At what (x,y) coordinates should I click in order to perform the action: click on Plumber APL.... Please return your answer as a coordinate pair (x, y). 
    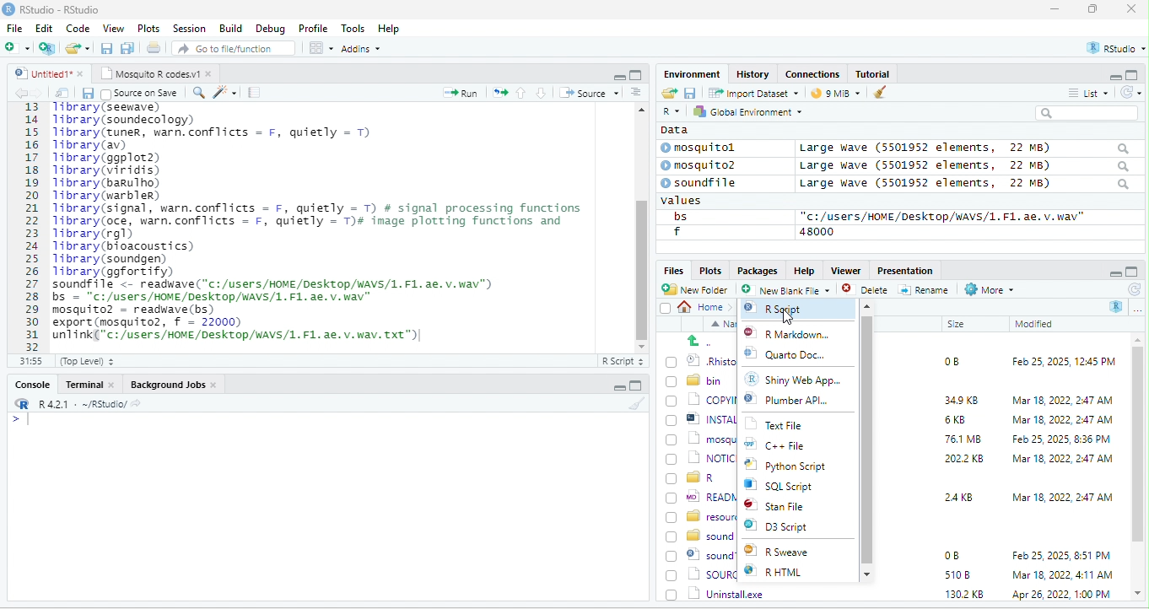
    Looking at the image, I should click on (800, 404).